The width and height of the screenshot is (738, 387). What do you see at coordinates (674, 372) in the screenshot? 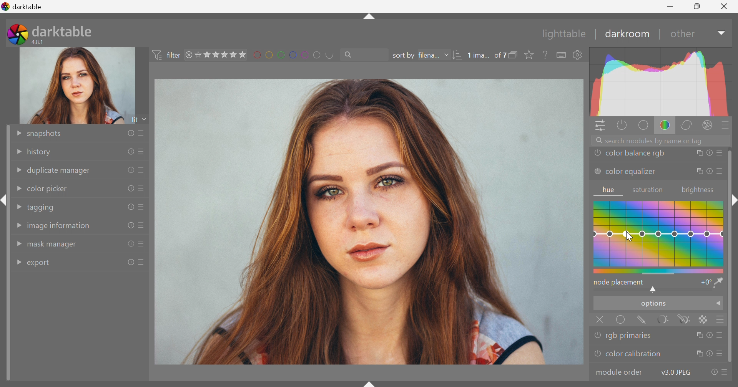
I see `v3.0 JPEG` at bounding box center [674, 372].